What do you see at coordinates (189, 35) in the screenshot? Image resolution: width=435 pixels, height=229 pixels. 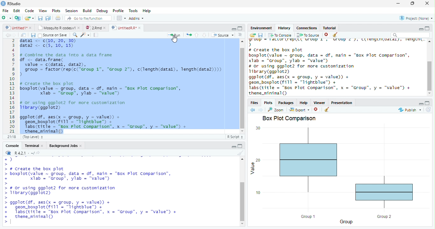 I see `Re-run the previous code region` at bounding box center [189, 35].